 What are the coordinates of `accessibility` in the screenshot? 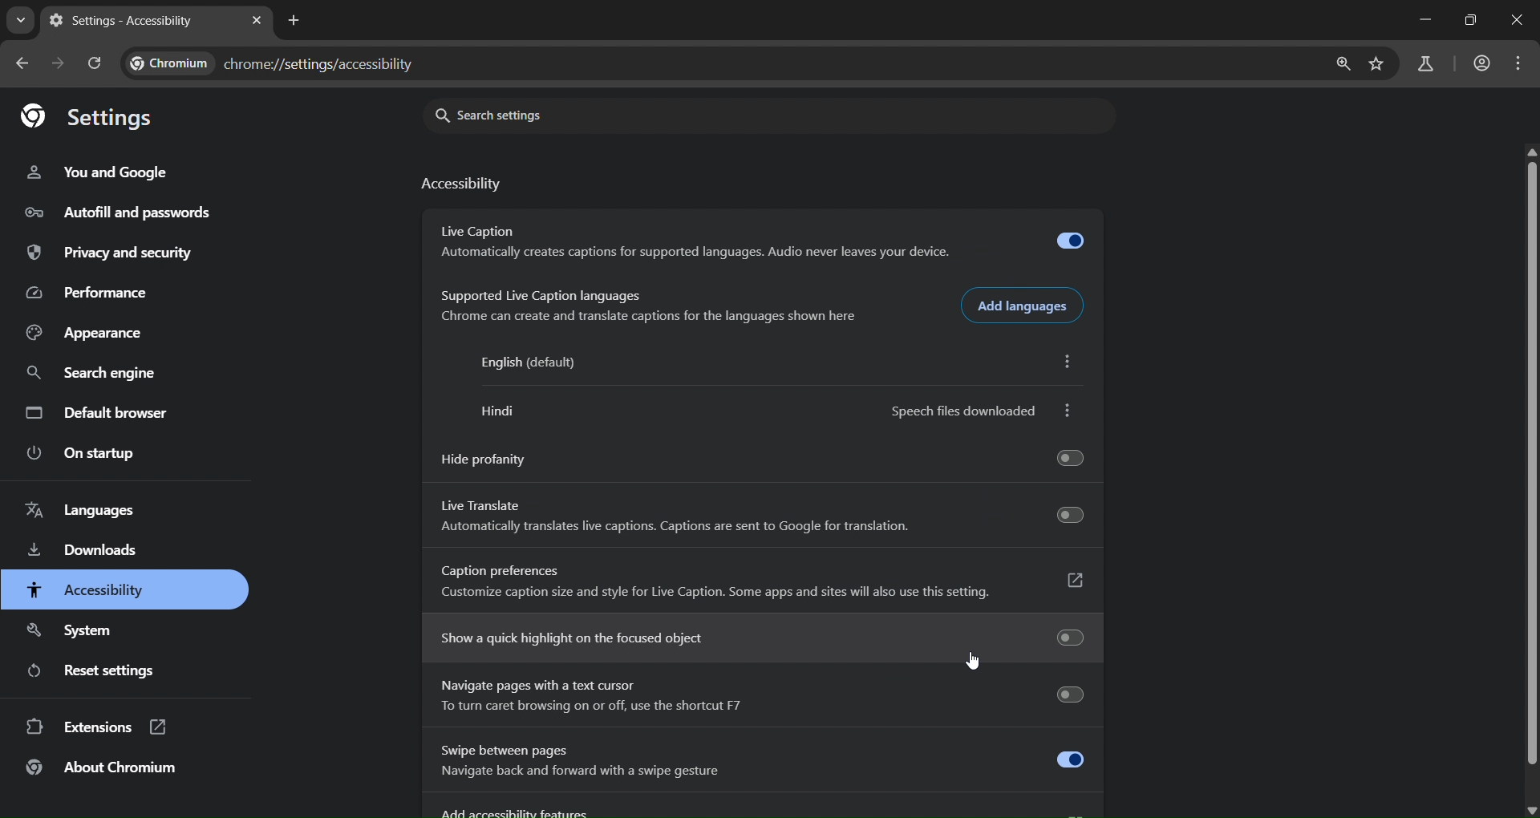 It's located at (468, 186).